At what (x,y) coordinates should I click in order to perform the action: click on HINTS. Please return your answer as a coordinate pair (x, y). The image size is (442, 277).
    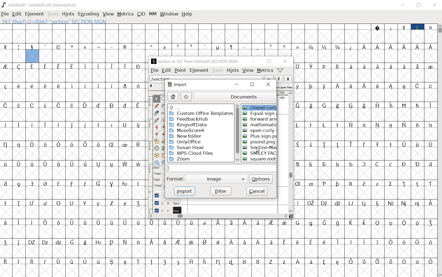
    Looking at the image, I should click on (68, 14).